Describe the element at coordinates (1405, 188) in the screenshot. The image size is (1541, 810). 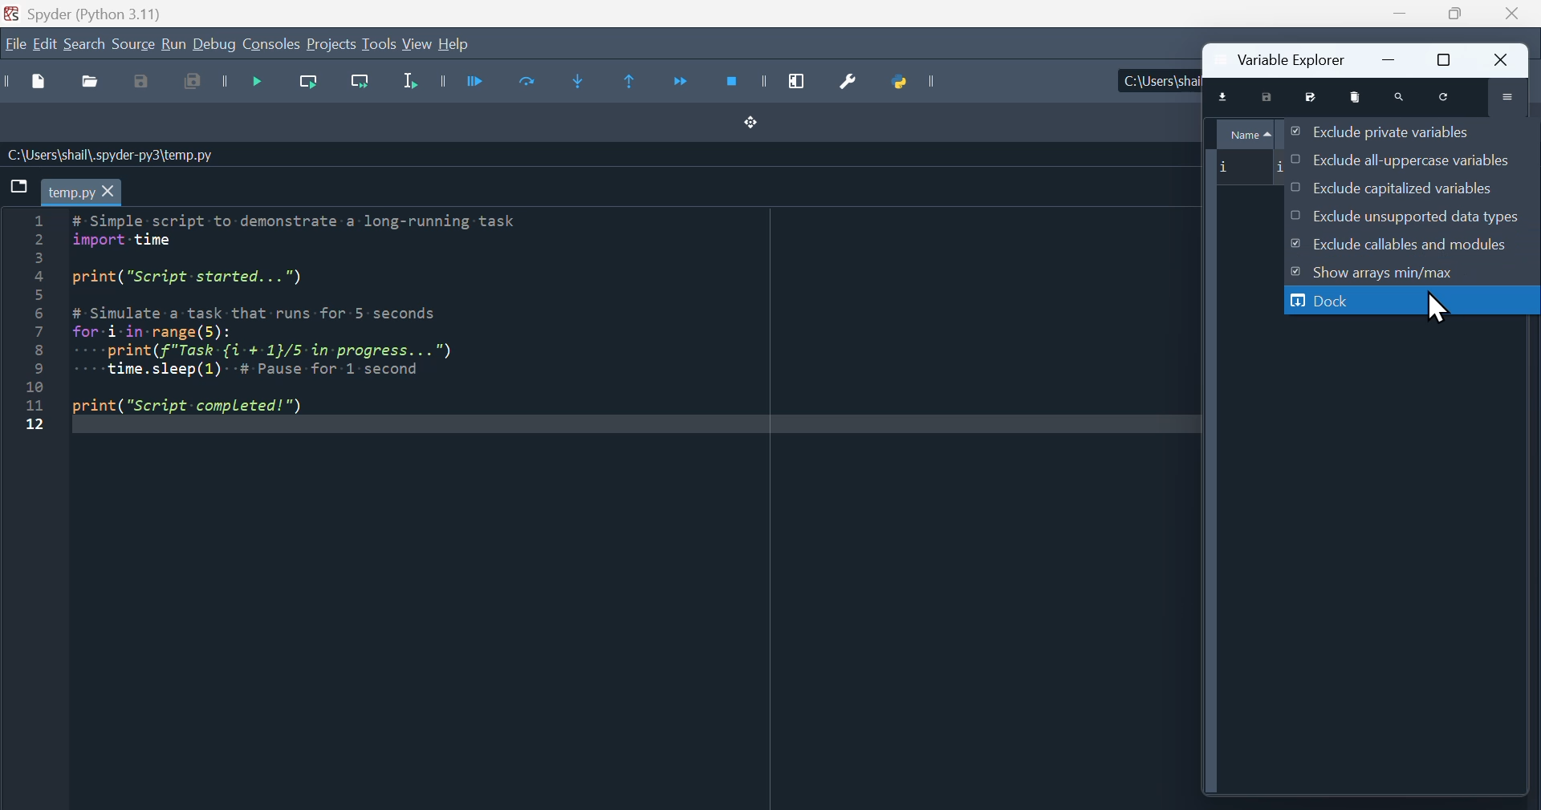
I see `Exclude capitalised variables` at that location.